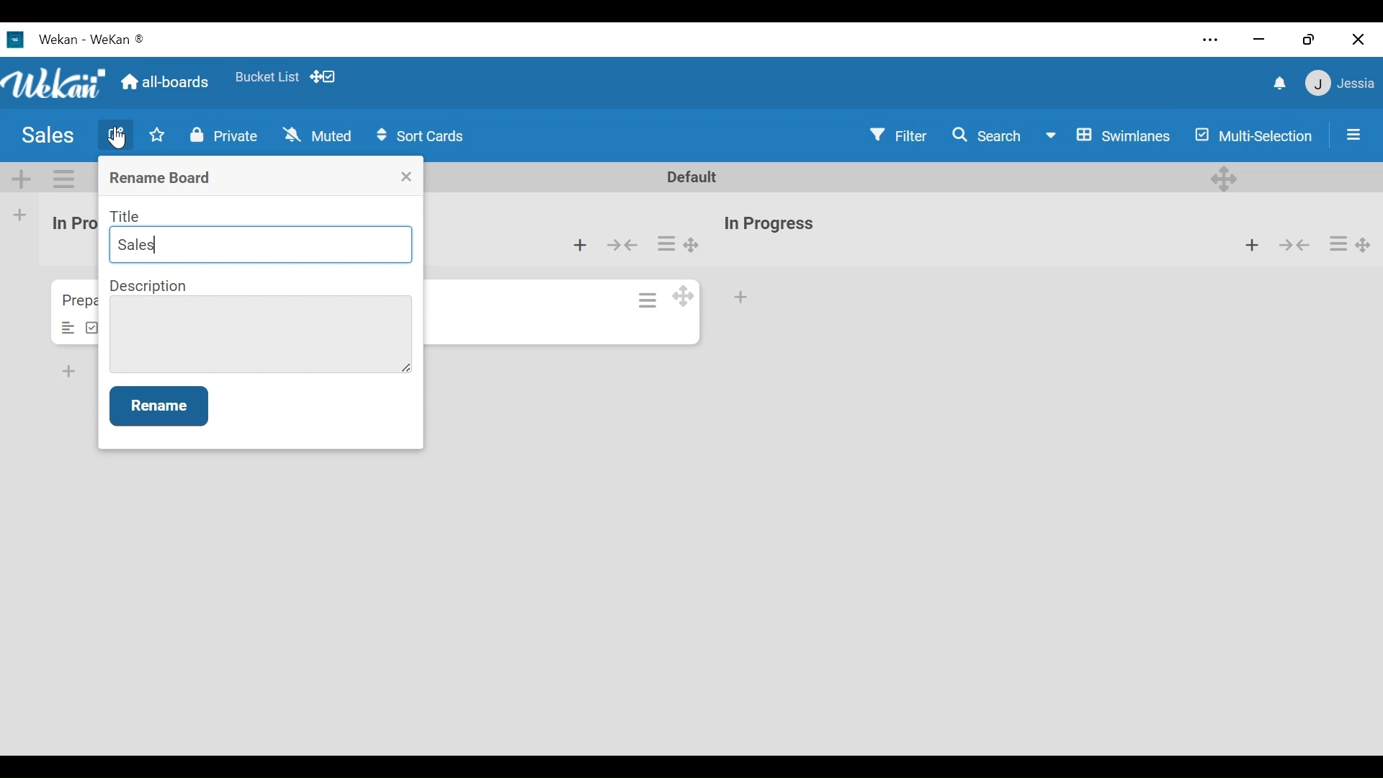  I want to click on Wekan, so click(77, 38).